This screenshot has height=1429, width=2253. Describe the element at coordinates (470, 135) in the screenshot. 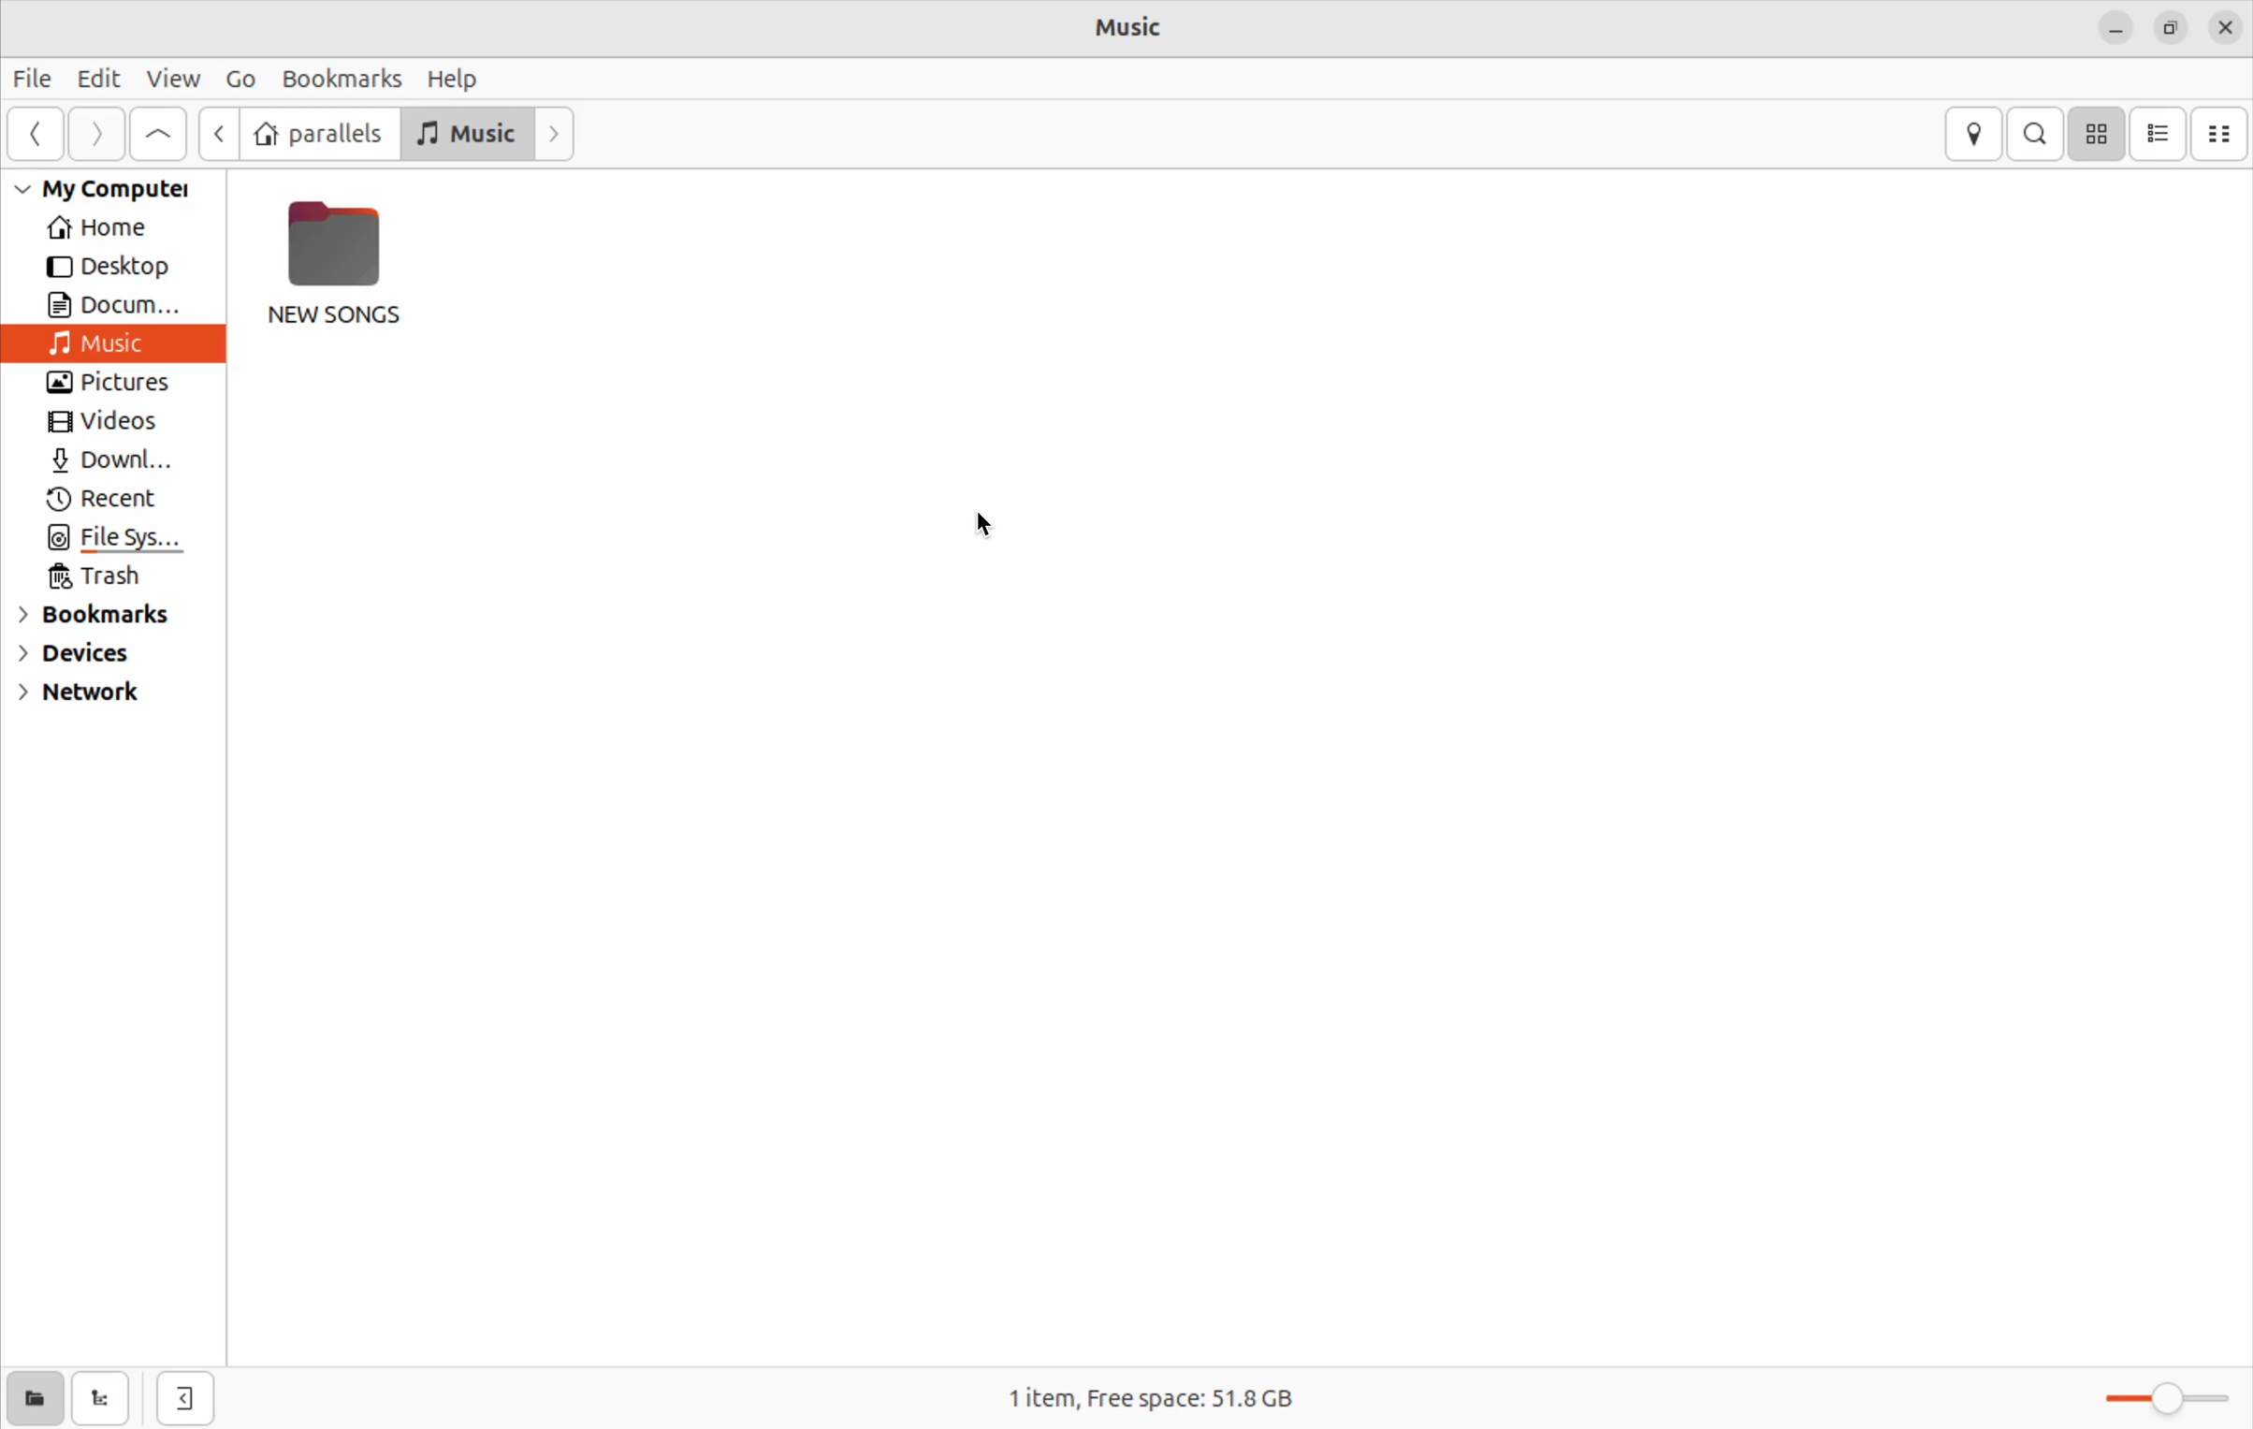

I see `music` at that location.